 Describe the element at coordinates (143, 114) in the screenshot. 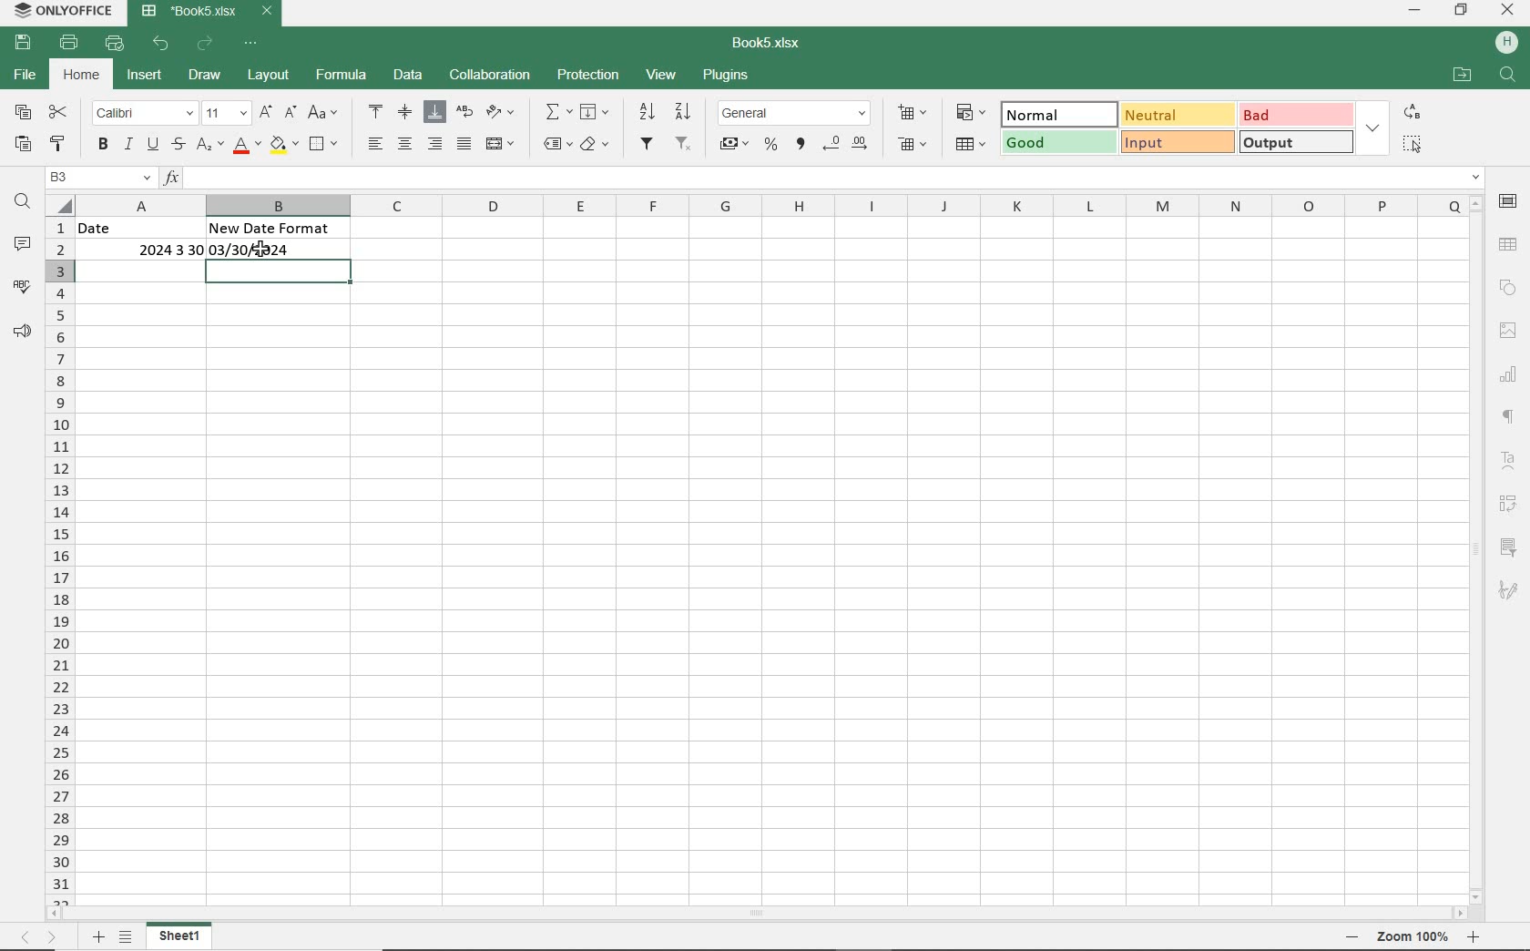

I see `FONT` at that location.